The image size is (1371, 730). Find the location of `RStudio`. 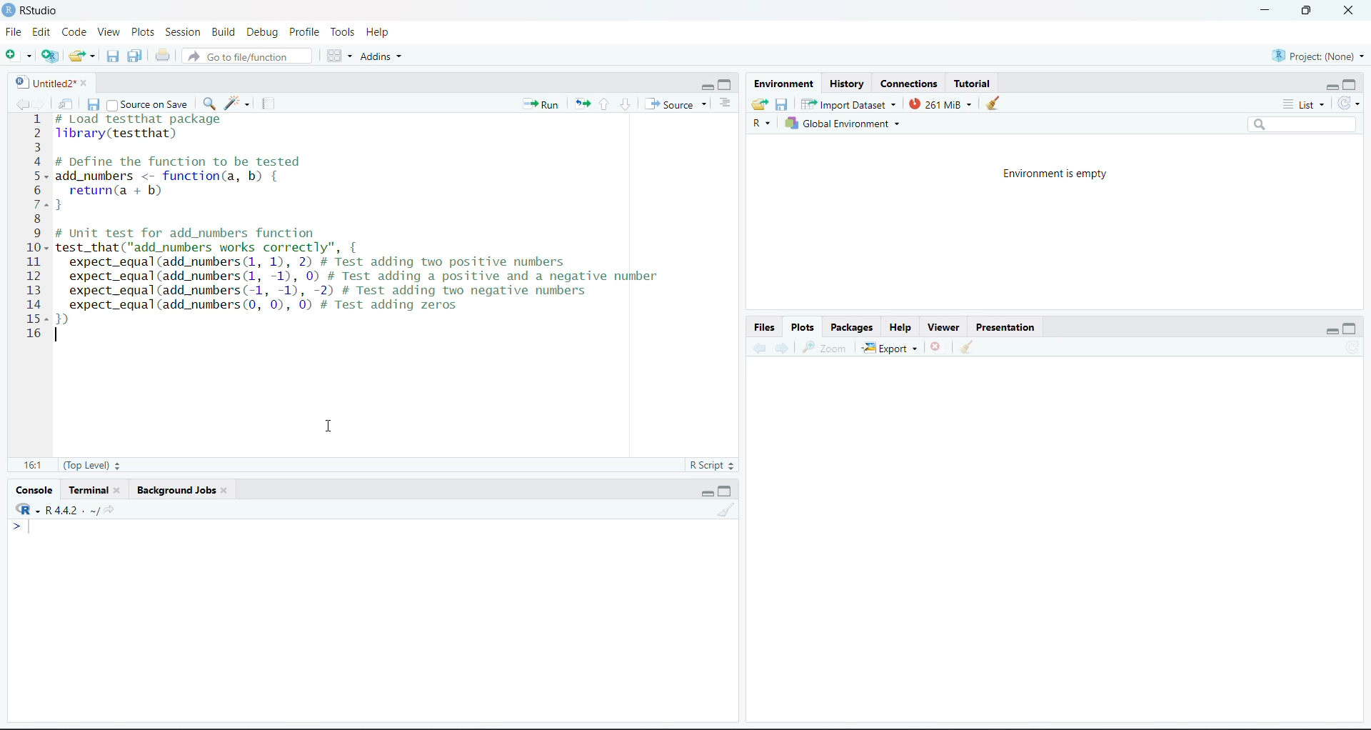

RStudio is located at coordinates (39, 11).